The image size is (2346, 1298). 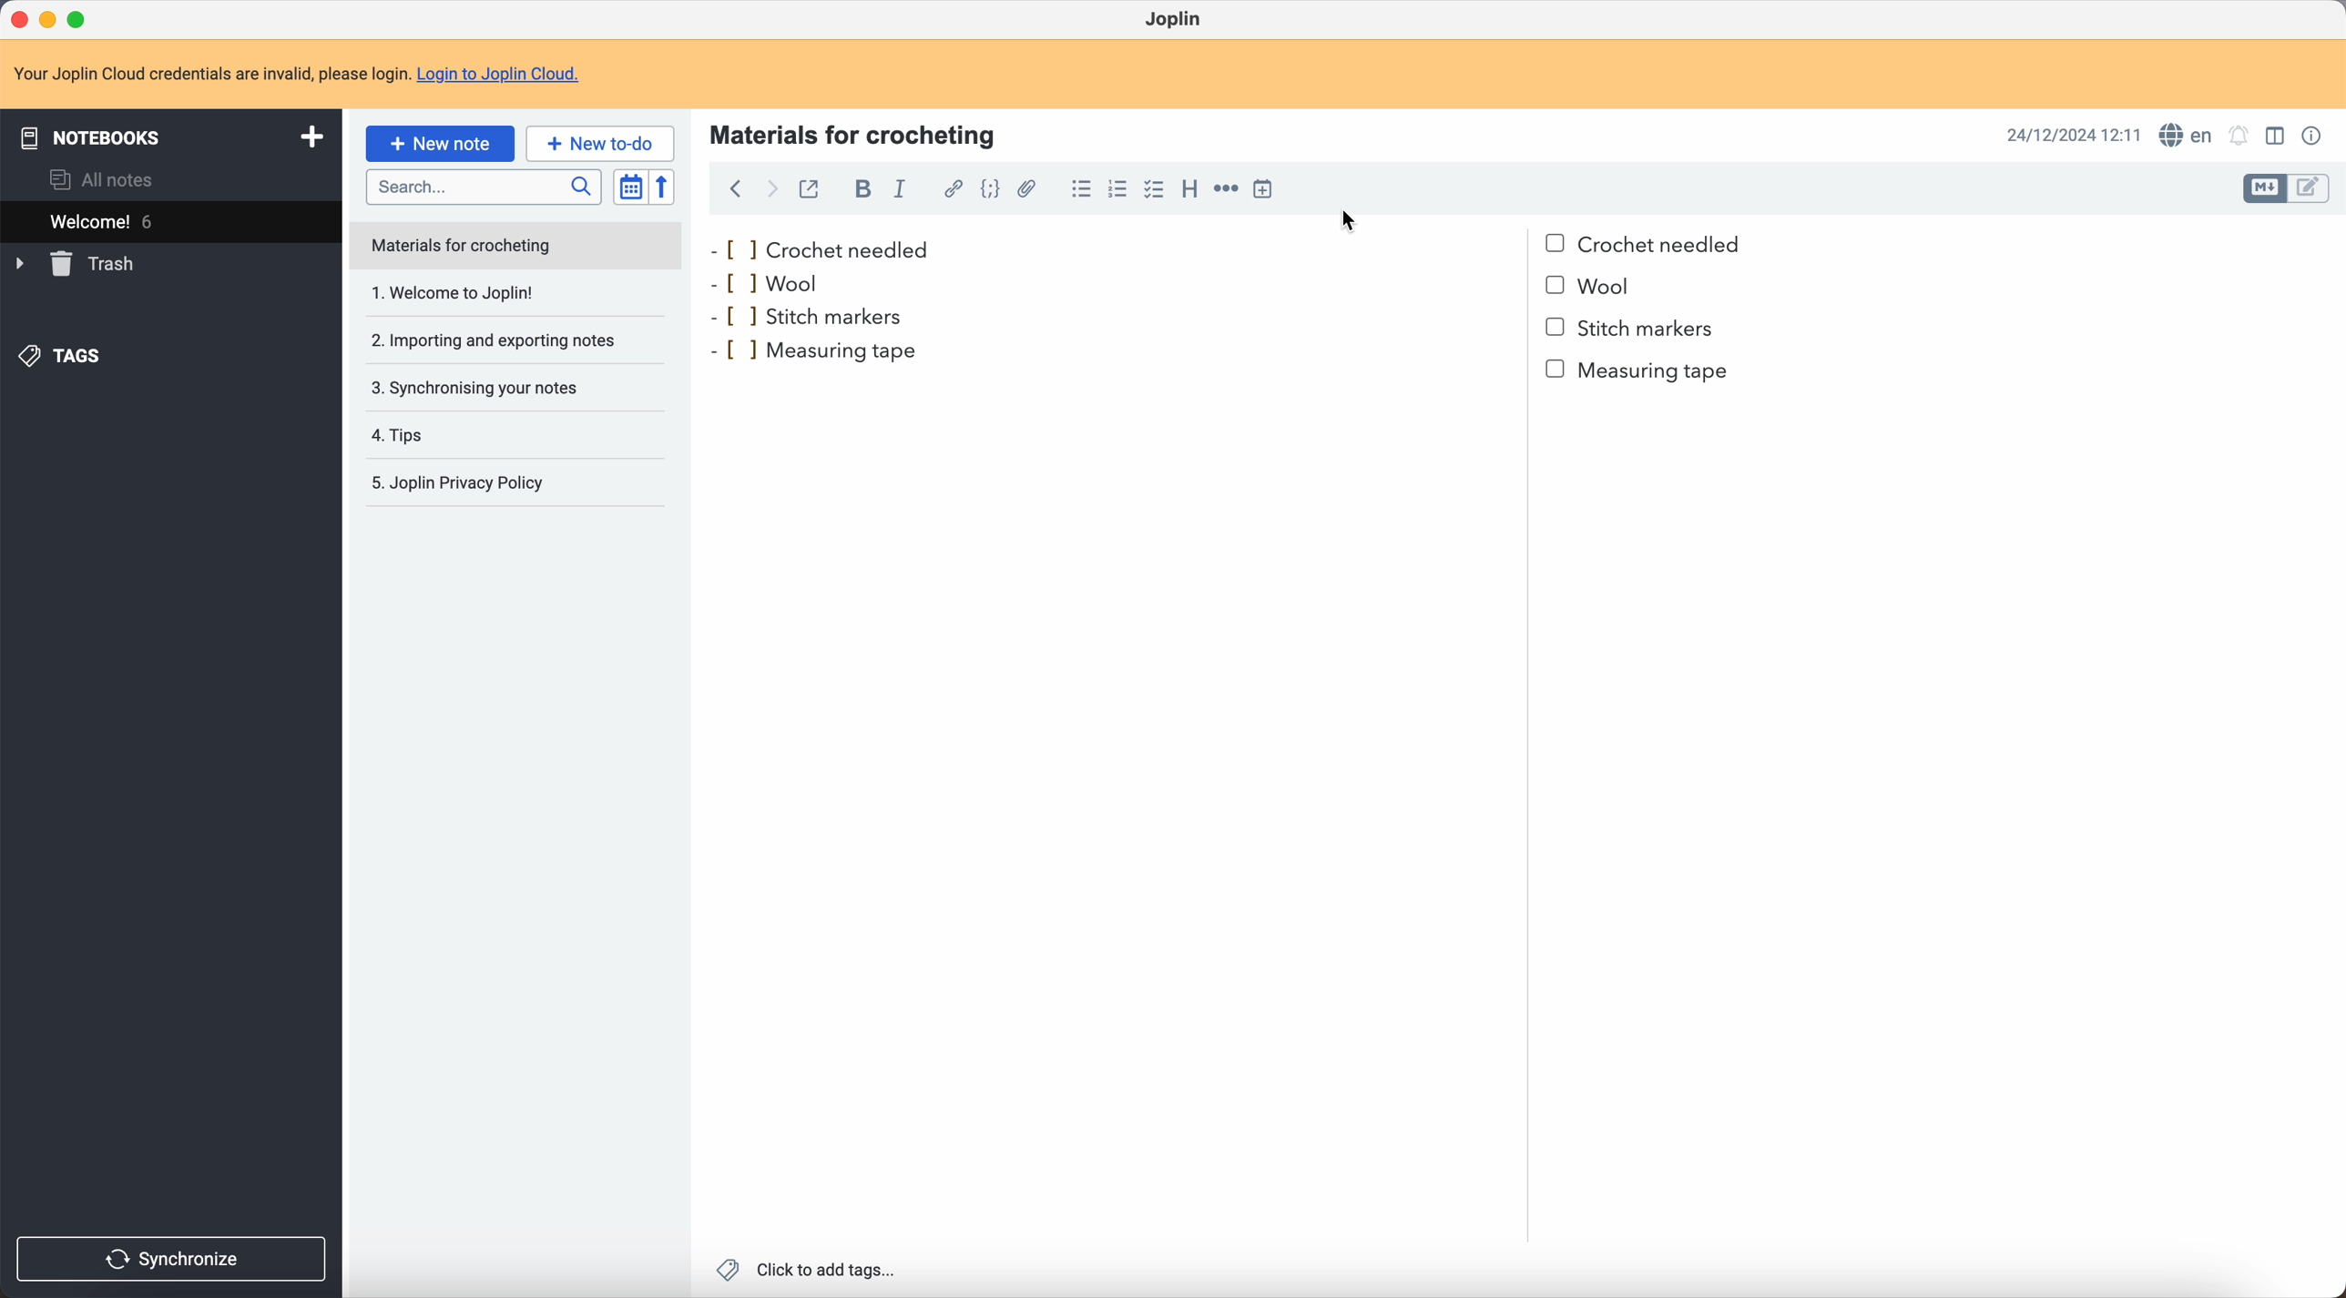 I want to click on search bar, so click(x=483, y=185).